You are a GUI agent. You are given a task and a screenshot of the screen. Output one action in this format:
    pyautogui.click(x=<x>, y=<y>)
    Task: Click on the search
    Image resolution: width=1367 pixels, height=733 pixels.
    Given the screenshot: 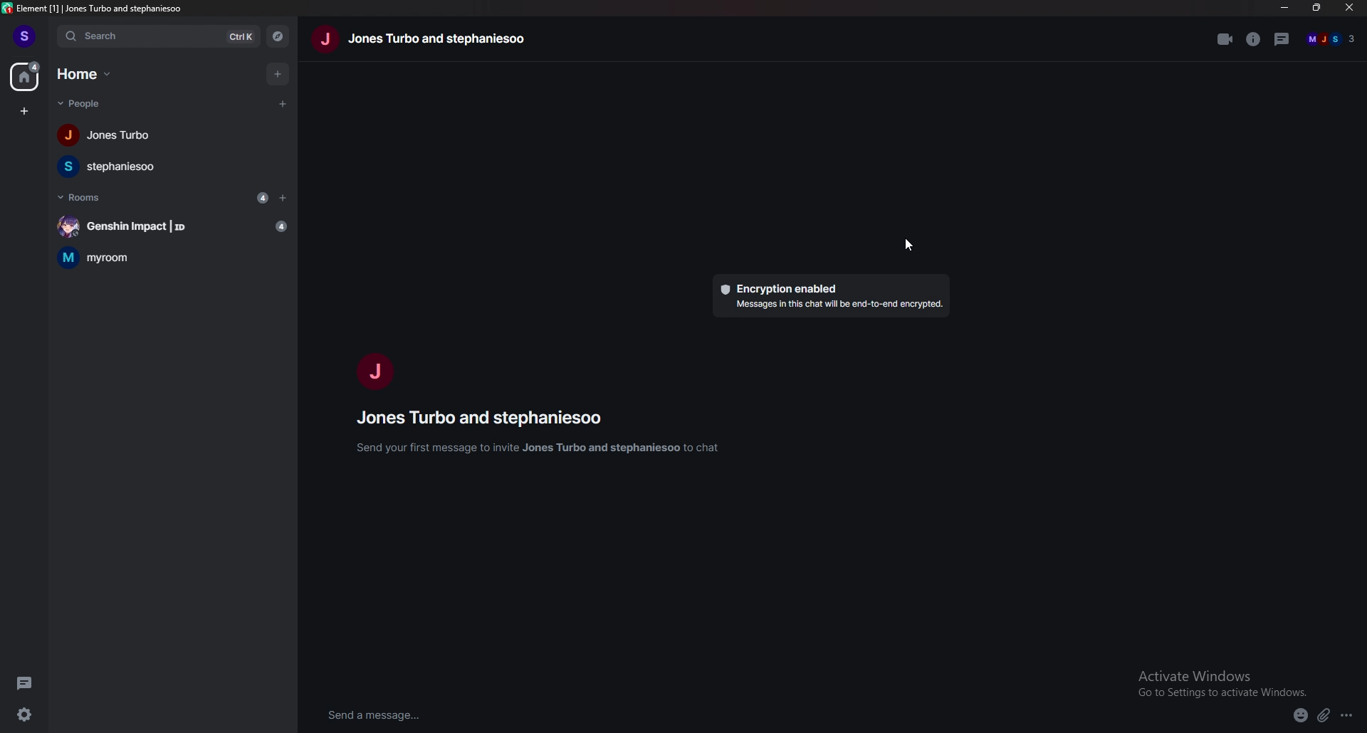 What is the action you would take?
    pyautogui.click(x=136, y=36)
    